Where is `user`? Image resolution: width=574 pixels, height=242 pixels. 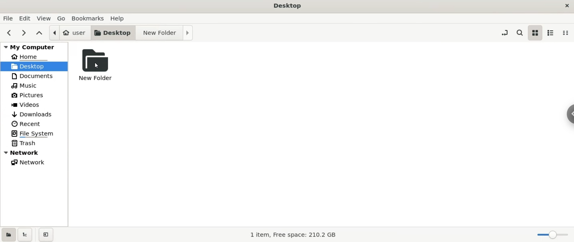
user is located at coordinates (70, 33).